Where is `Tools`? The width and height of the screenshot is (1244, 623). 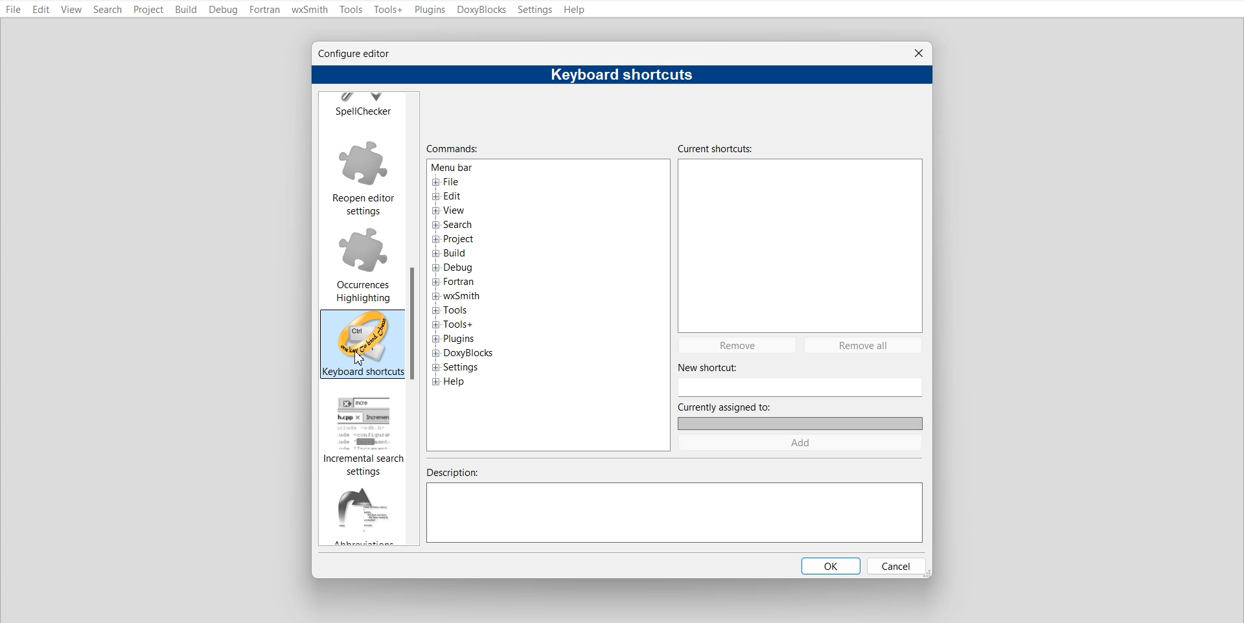
Tools is located at coordinates (351, 10).